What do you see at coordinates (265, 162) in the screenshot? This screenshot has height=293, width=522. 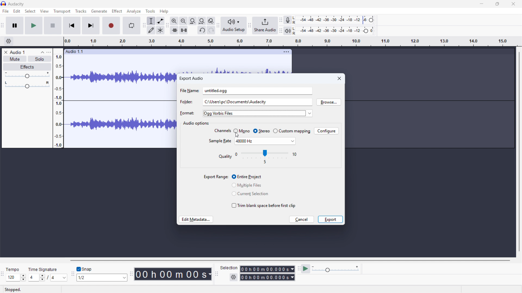 I see `5` at bounding box center [265, 162].